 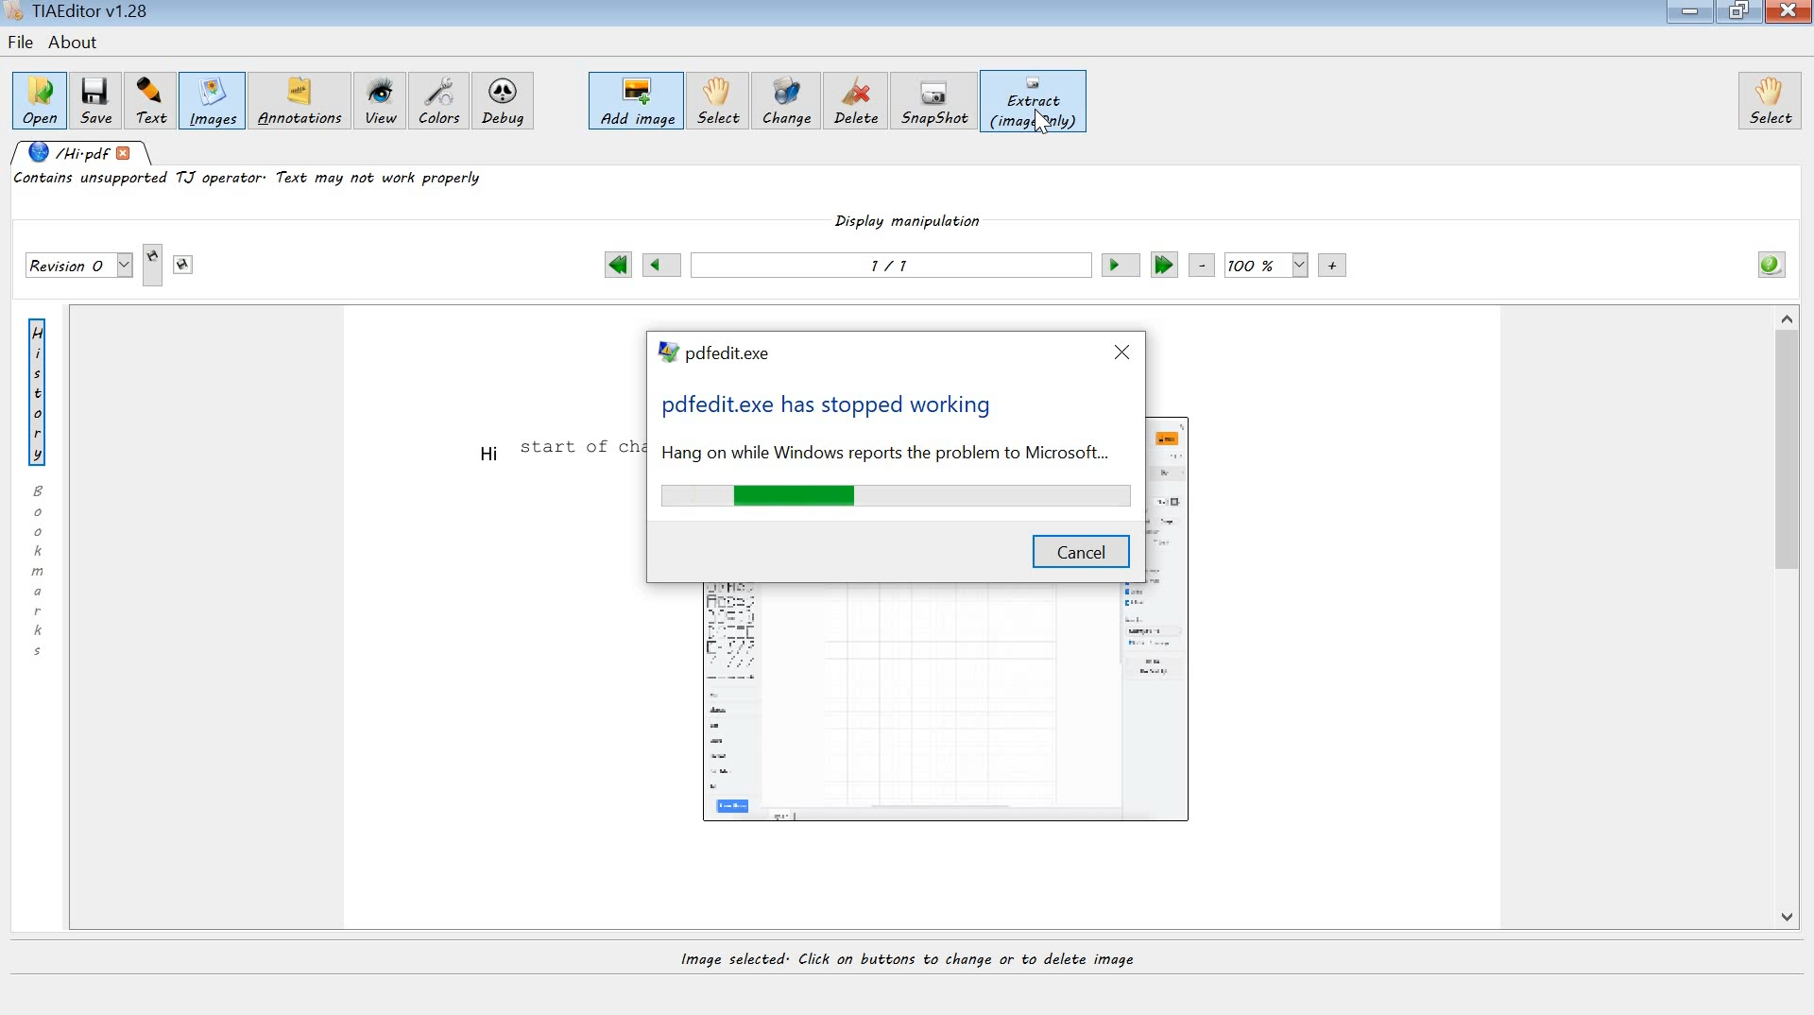 What do you see at coordinates (1788, 623) in the screenshot?
I see `scrollbar` at bounding box center [1788, 623].